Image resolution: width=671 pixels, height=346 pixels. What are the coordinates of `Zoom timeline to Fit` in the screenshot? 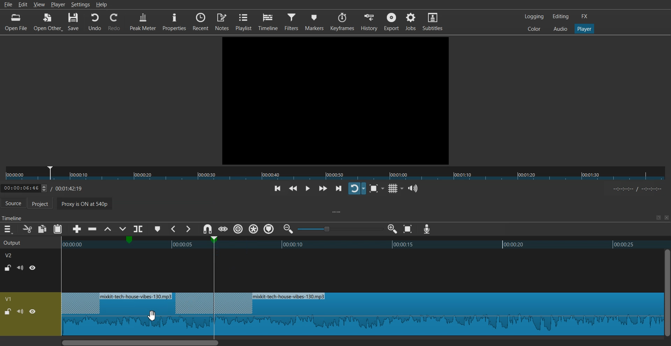 It's located at (408, 229).